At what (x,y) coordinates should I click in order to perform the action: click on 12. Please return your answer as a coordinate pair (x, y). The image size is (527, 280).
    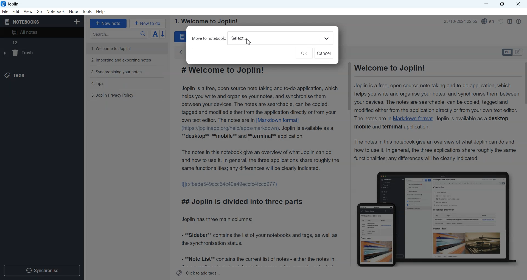
    Looking at the image, I should click on (41, 43).